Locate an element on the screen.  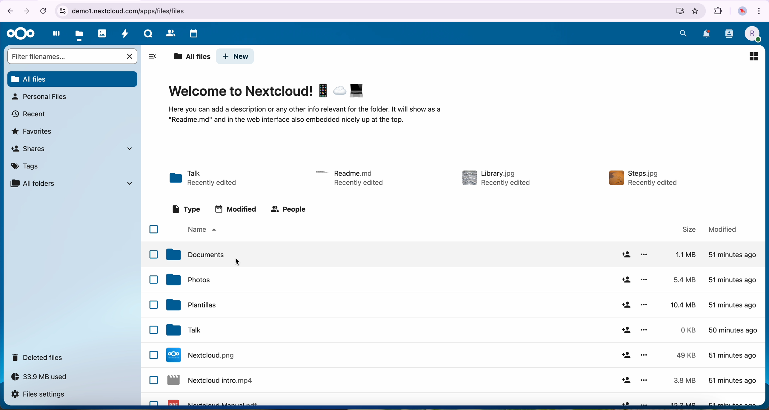
modified is located at coordinates (732, 280).